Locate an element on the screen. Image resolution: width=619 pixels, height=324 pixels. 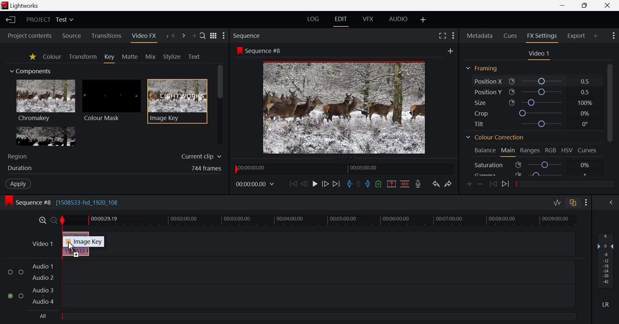
All is located at coordinates (44, 316).